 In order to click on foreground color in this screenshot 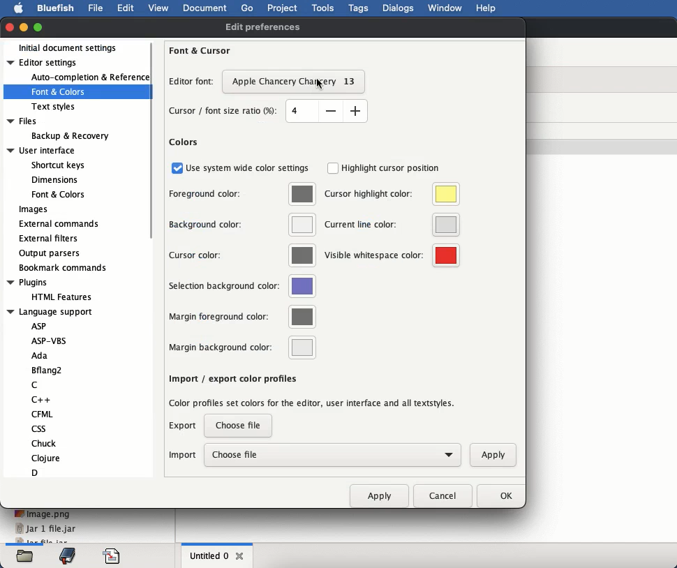, I will do `click(242, 195)`.